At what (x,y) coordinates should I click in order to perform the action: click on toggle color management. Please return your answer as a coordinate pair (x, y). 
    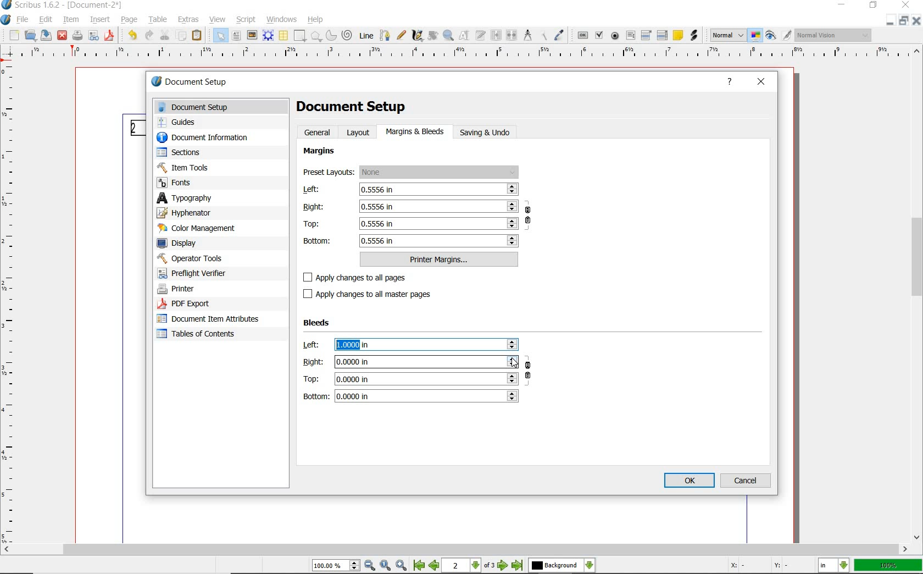
    Looking at the image, I should click on (756, 37).